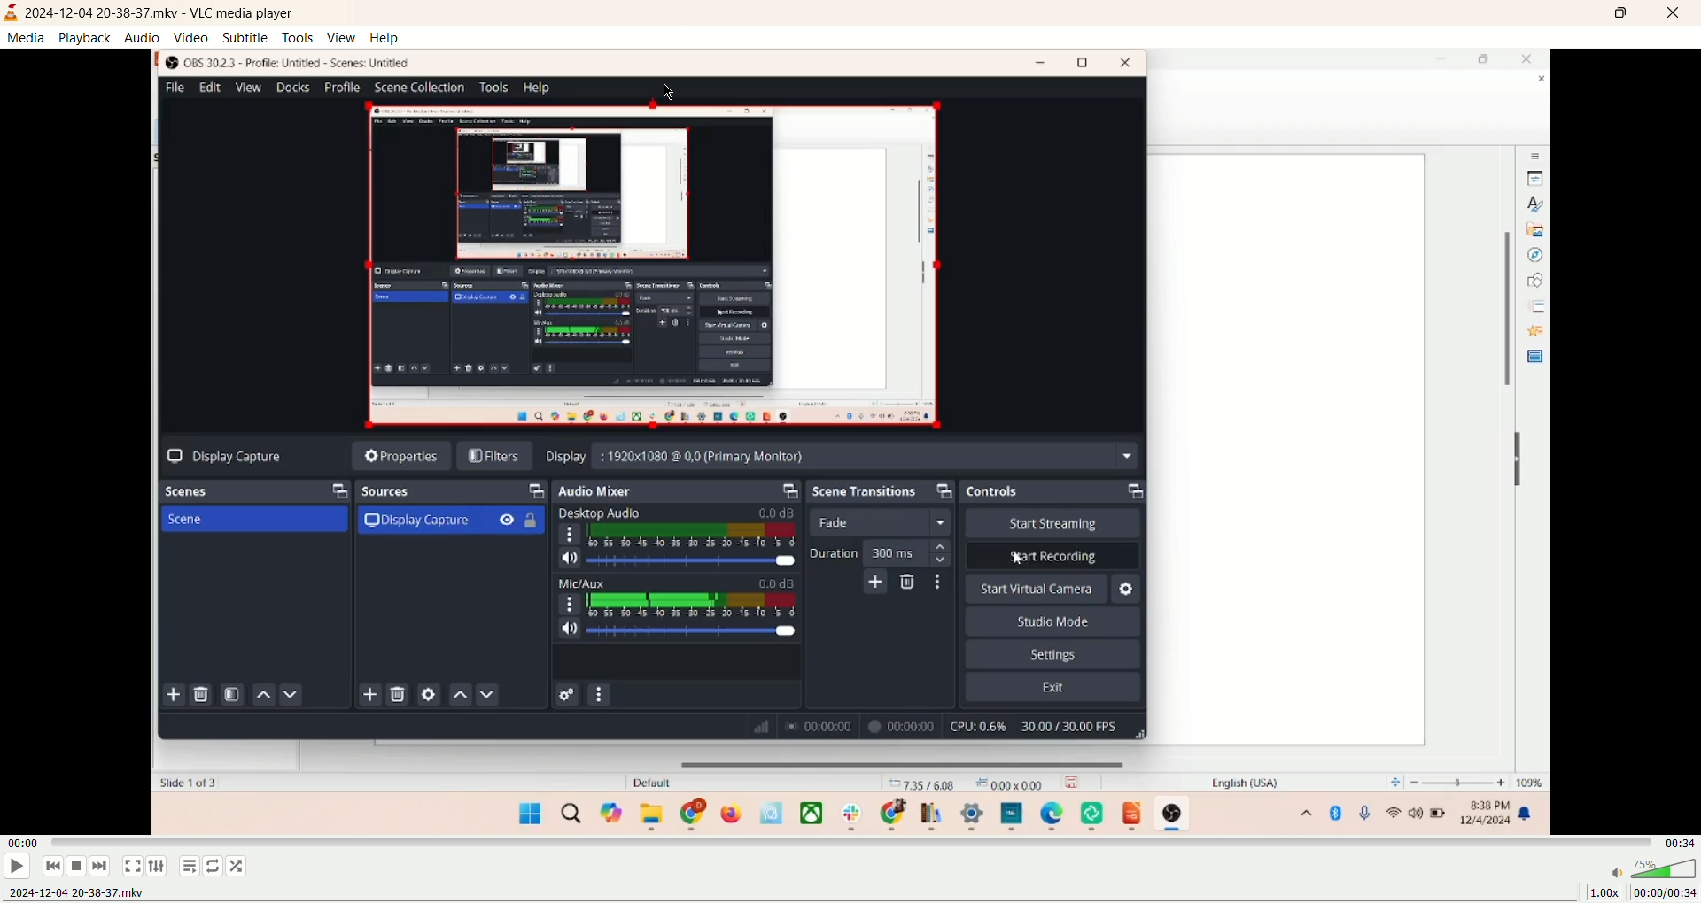 This screenshot has height=903, width=1701. What do you see at coordinates (850, 439) in the screenshot?
I see `main screen` at bounding box center [850, 439].